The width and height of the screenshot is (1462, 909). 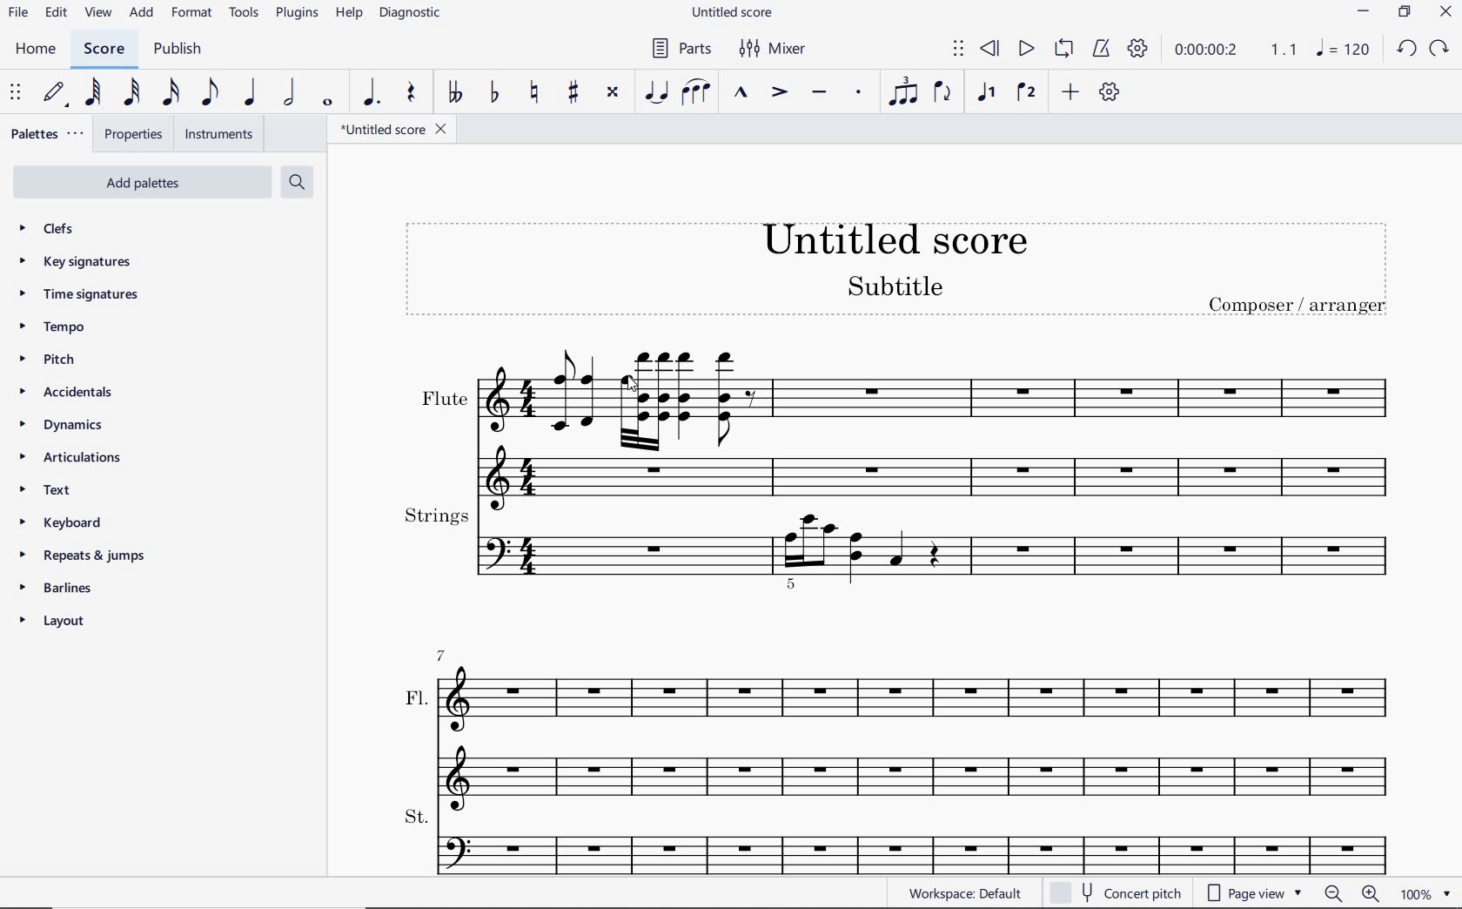 I want to click on search palettes, so click(x=299, y=181).